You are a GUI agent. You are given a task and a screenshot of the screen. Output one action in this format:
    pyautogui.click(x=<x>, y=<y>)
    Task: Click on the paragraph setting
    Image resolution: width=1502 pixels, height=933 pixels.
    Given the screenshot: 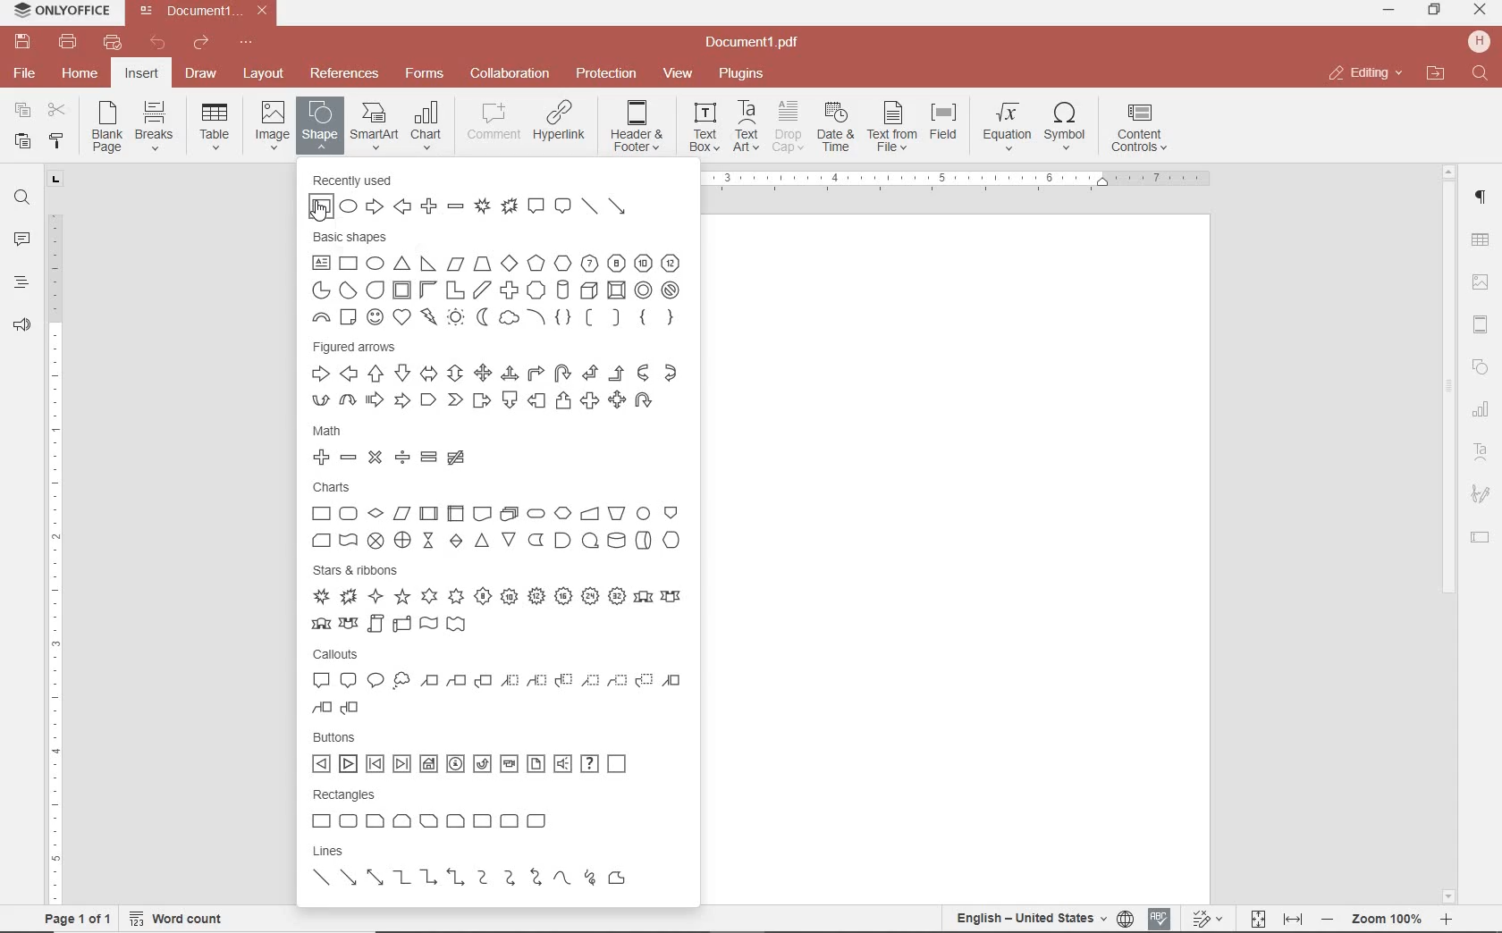 What is the action you would take?
    pyautogui.click(x=1481, y=195)
    